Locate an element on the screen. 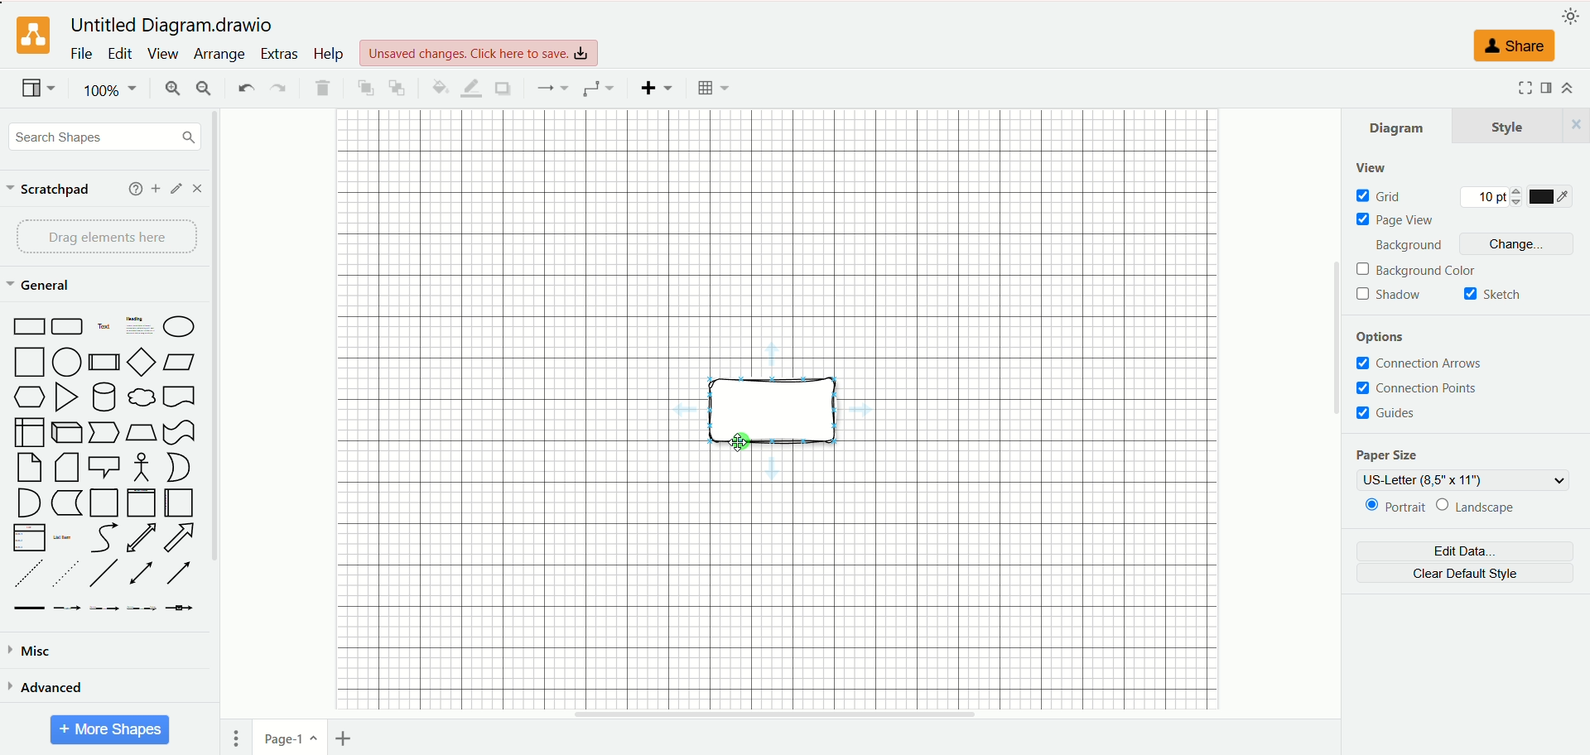 Image resolution: width=1590 pixels, height=755 pixels. view is located at coordinates (39, 89).